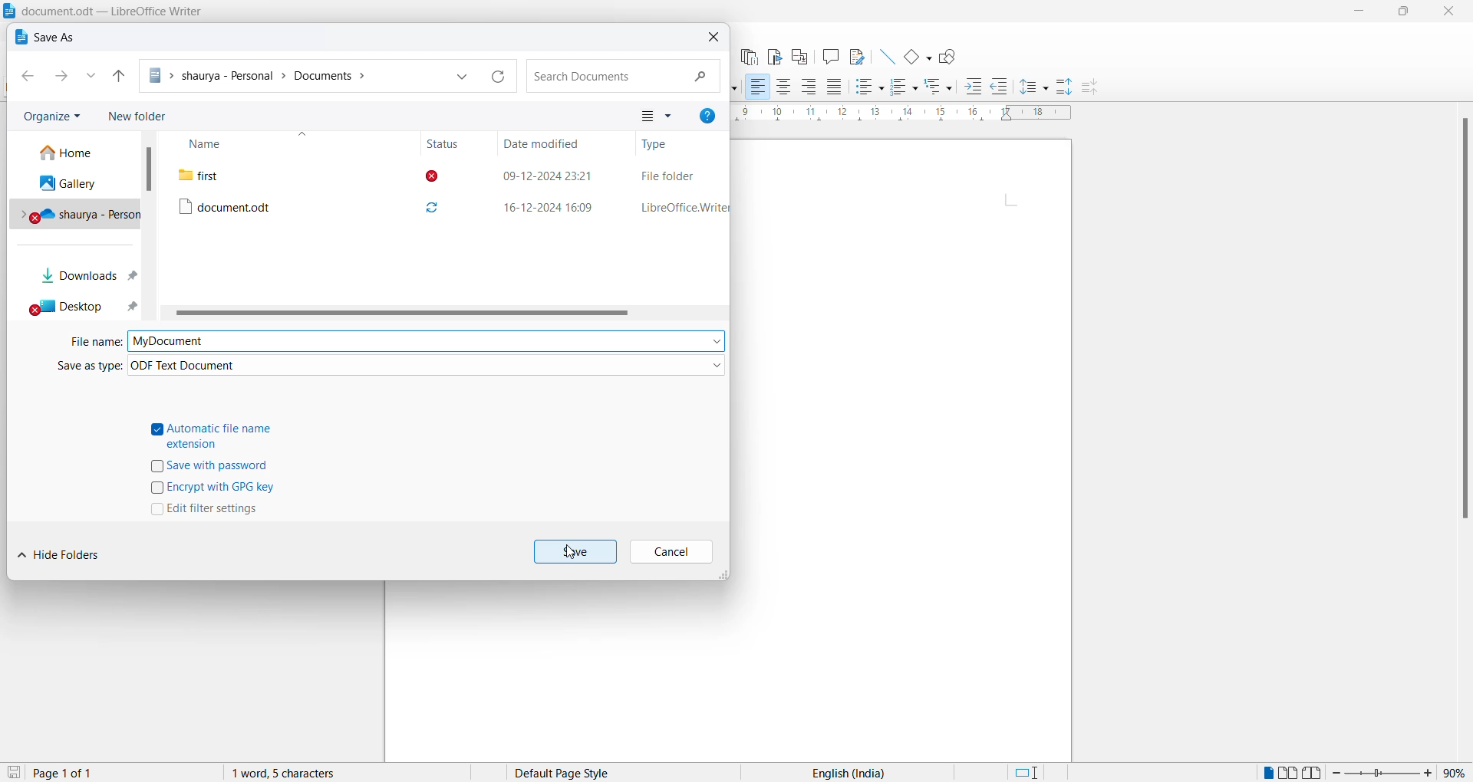  I want to click on scrollbar, so click(398, 315).